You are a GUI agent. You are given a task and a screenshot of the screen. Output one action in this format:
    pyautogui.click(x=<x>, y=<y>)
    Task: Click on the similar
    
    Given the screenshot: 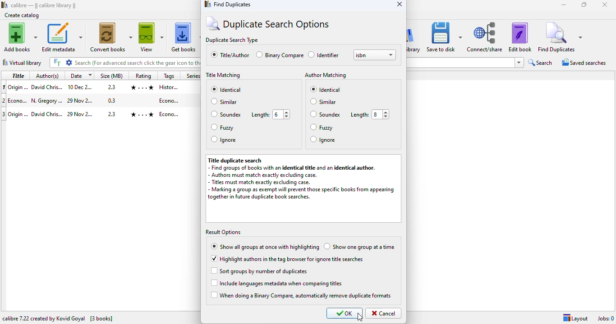 What is the action you would take?
    pyautogui.click(x=324, y=102)
    